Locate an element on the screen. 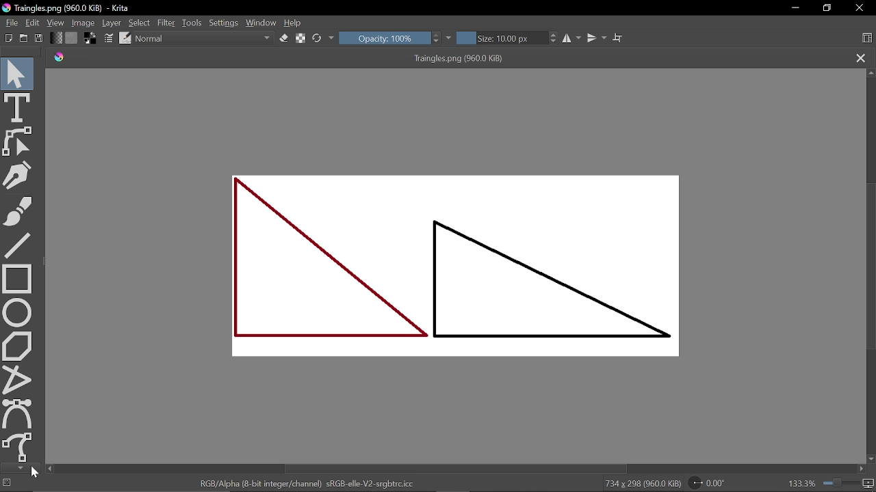 The width and height of the screenshot is (876, 492). 734 x 298 (960.0 KiB) is located at coordinates (641, 484).